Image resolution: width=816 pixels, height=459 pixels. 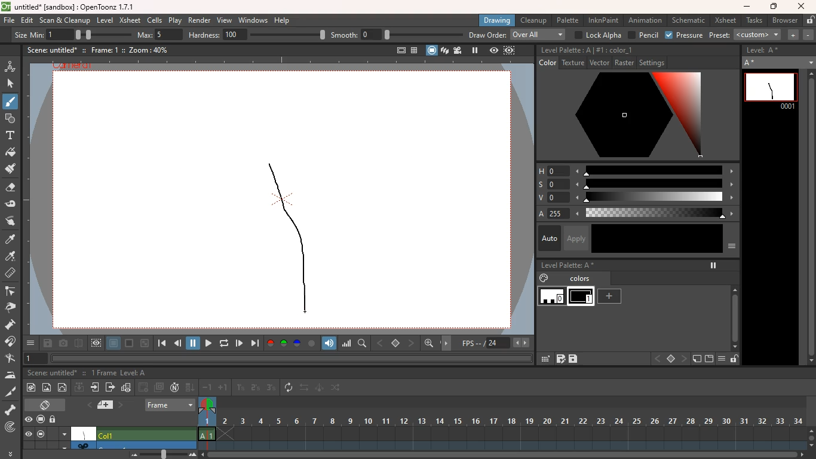 I want to click on h, so click(x=549, y=171).